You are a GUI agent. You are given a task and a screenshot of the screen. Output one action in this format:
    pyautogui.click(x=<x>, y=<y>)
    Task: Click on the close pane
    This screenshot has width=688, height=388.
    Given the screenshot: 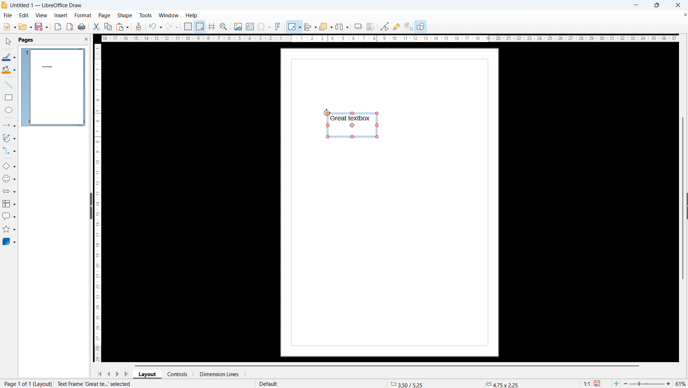 What is the action you would take?
    pyautogui.click(x=86, y=39)
    